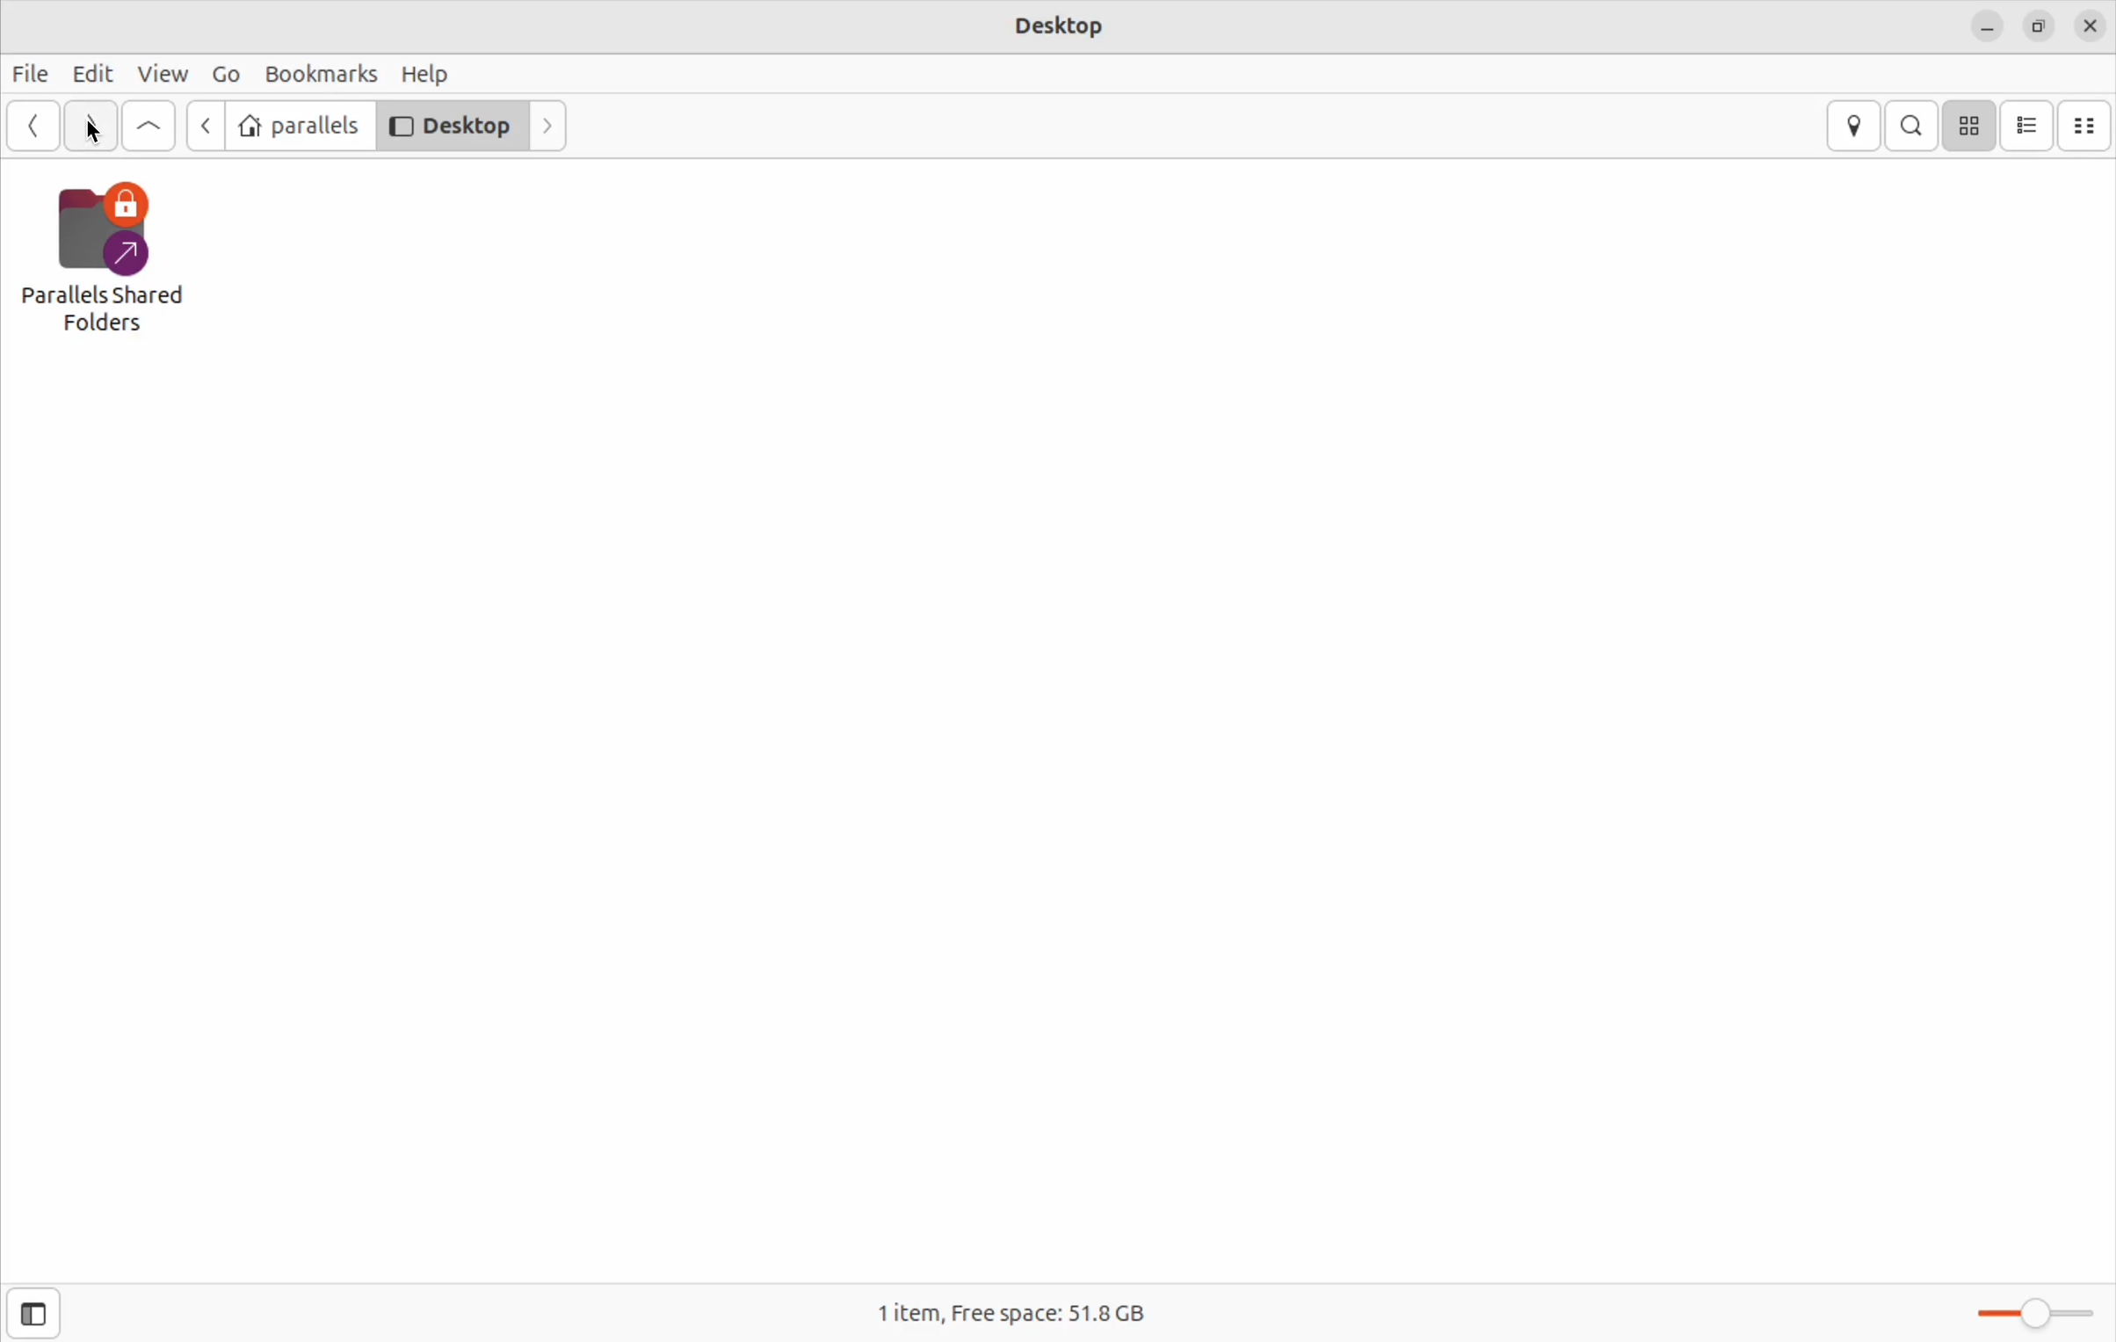  I want to click on files, so click(31, 74).